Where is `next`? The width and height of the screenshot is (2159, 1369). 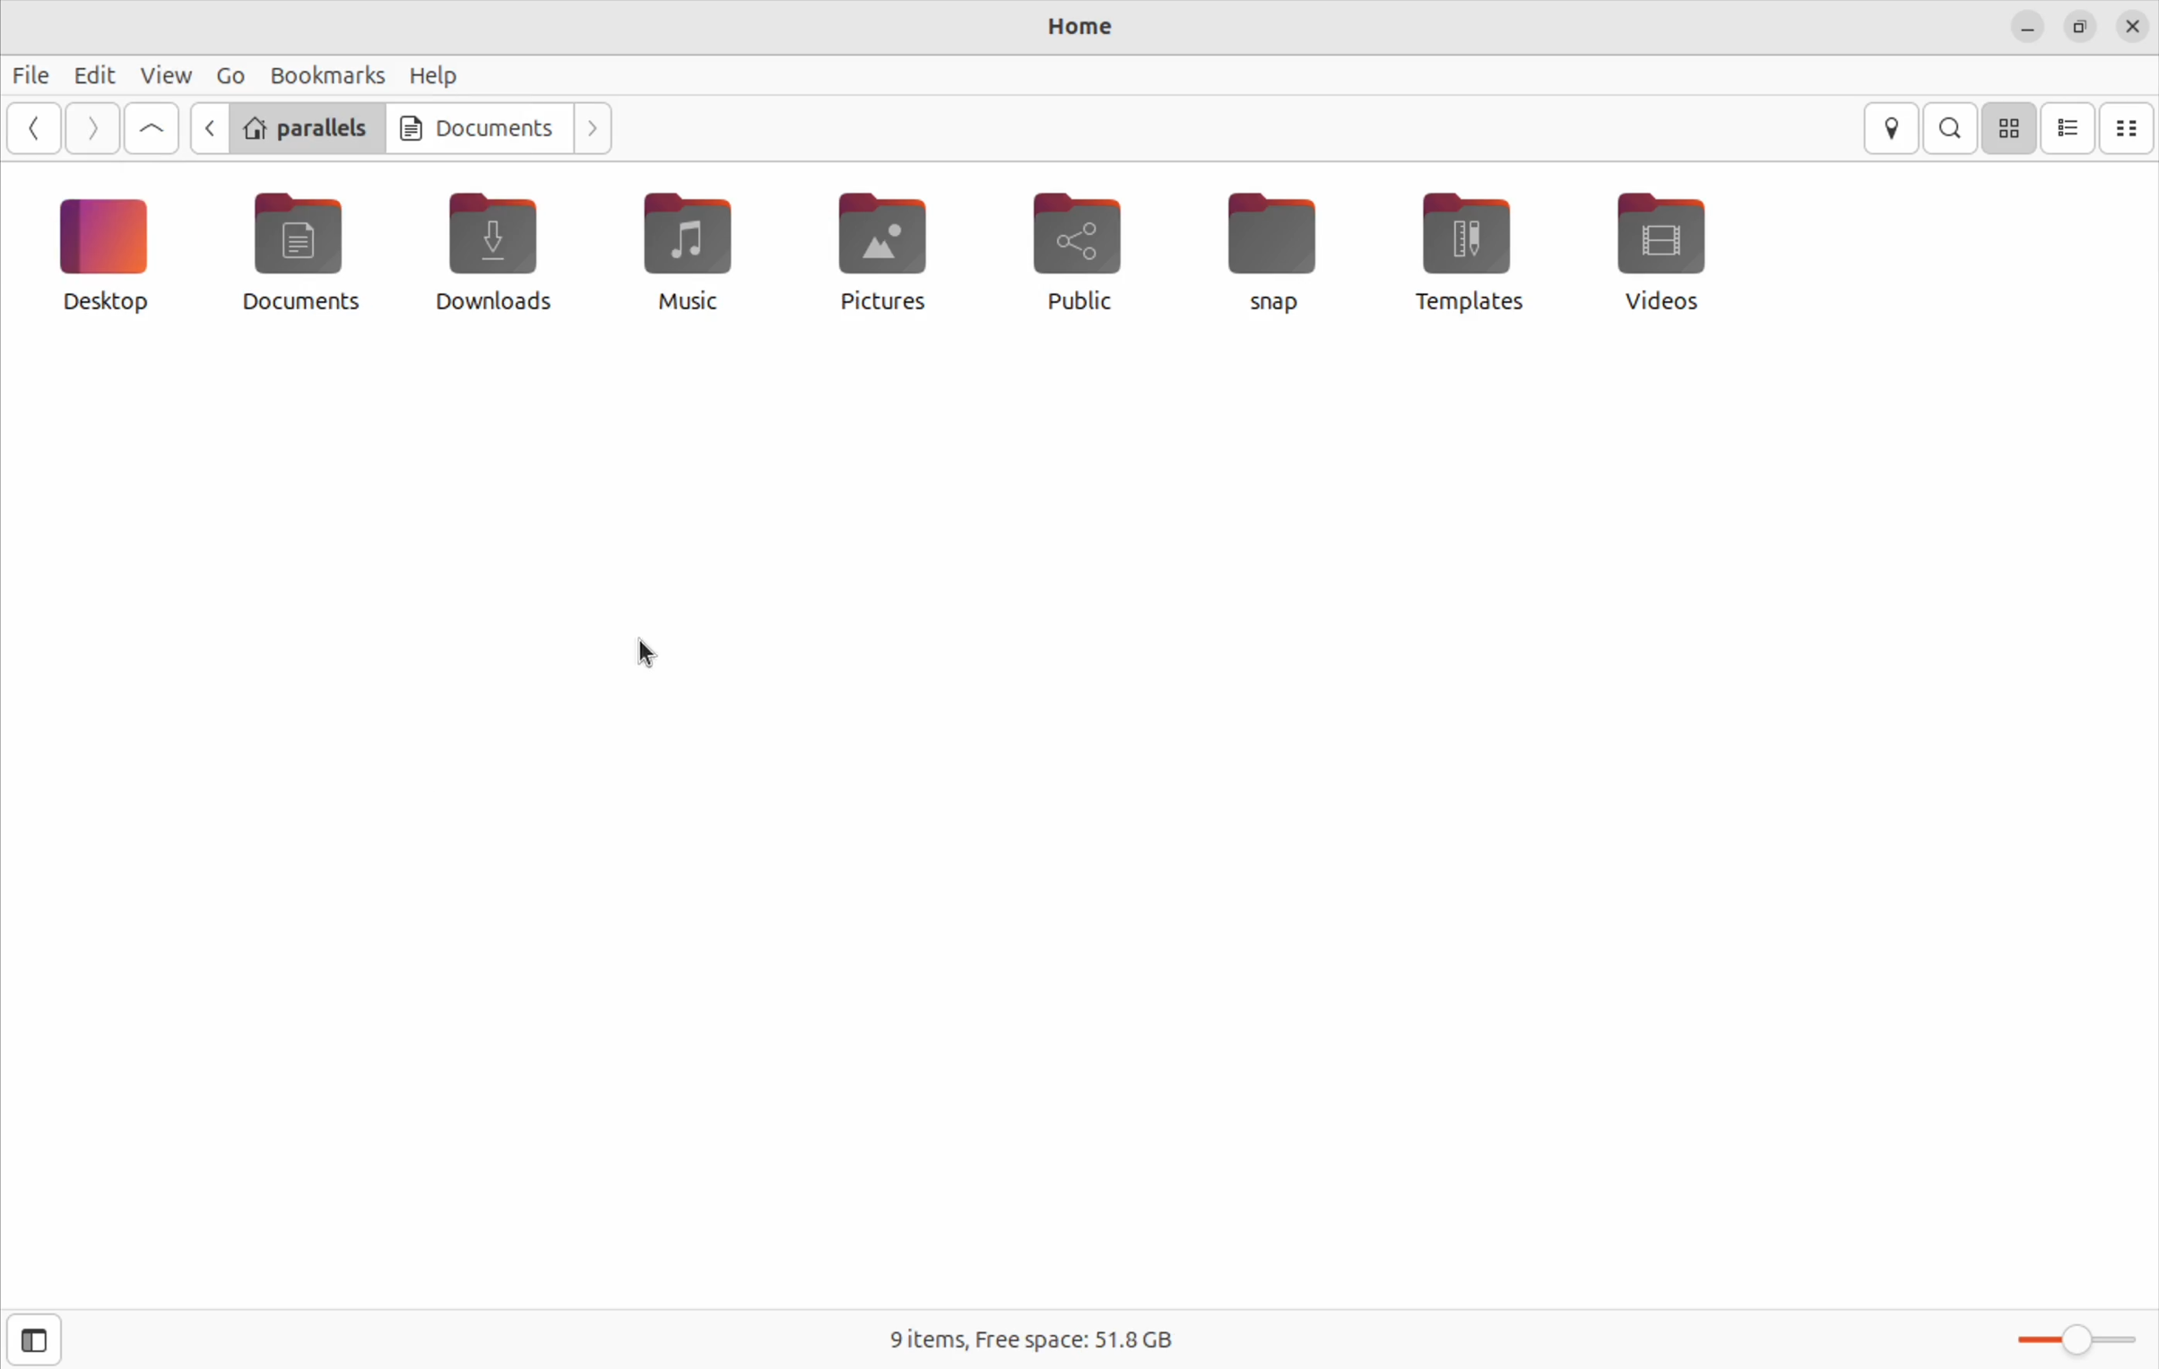
next is located at coordinates (594, 129).